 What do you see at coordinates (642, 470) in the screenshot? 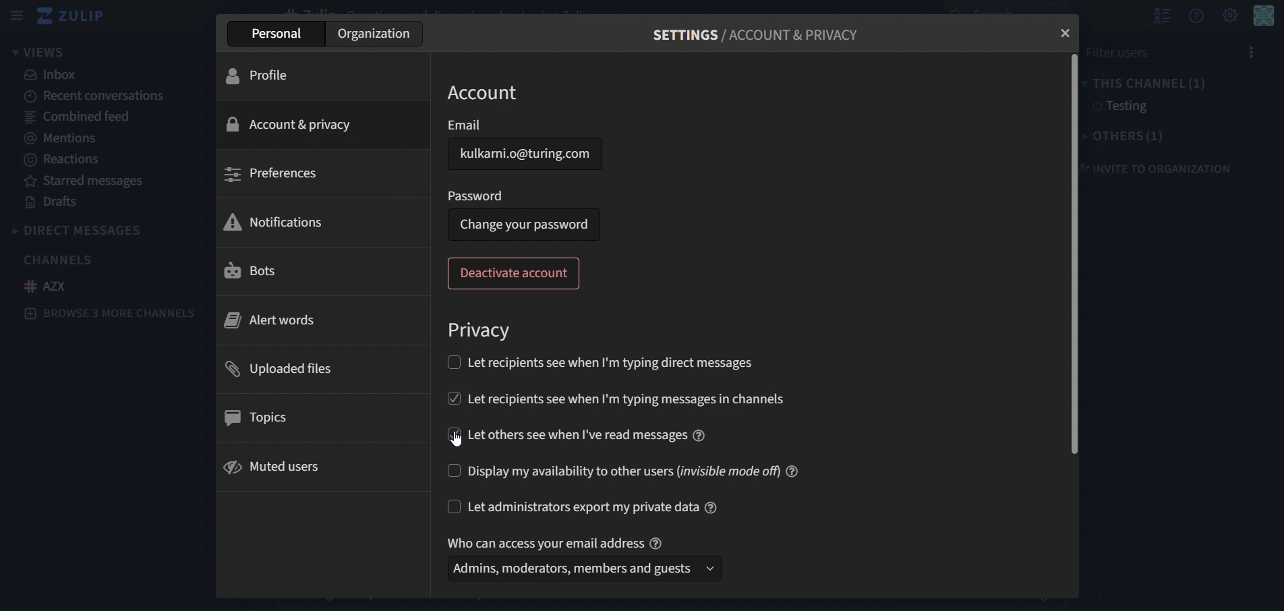
I see `display my availability` at bounding box center [642, 470].